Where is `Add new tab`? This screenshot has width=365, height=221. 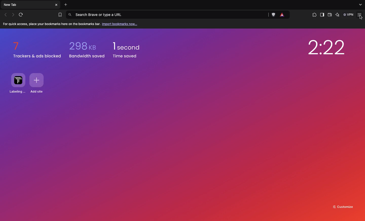 Add new tab is located at coordinates (66, 5).